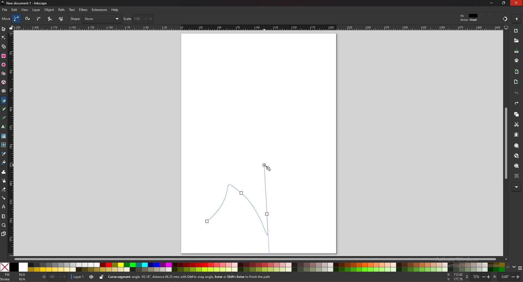  What do you see at coordinates (4, 225) in the screenshot?
I see `zoom` at bounding box center [4, 225].